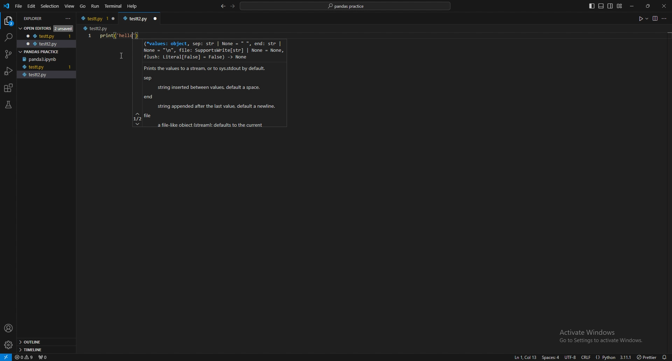 This screenshot has width=672, height=361. I want to click on more actions, so click(68, 19).